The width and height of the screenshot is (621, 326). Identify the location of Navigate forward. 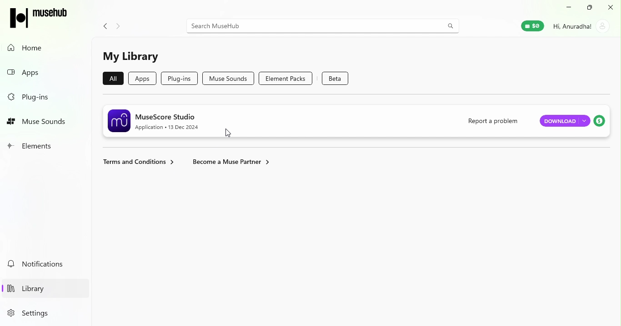
(120, 24).